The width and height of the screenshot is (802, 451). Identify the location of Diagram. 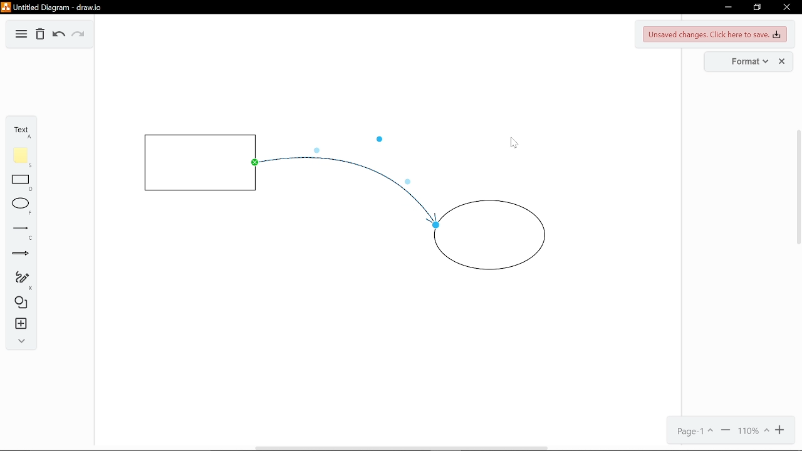
(19, 35).